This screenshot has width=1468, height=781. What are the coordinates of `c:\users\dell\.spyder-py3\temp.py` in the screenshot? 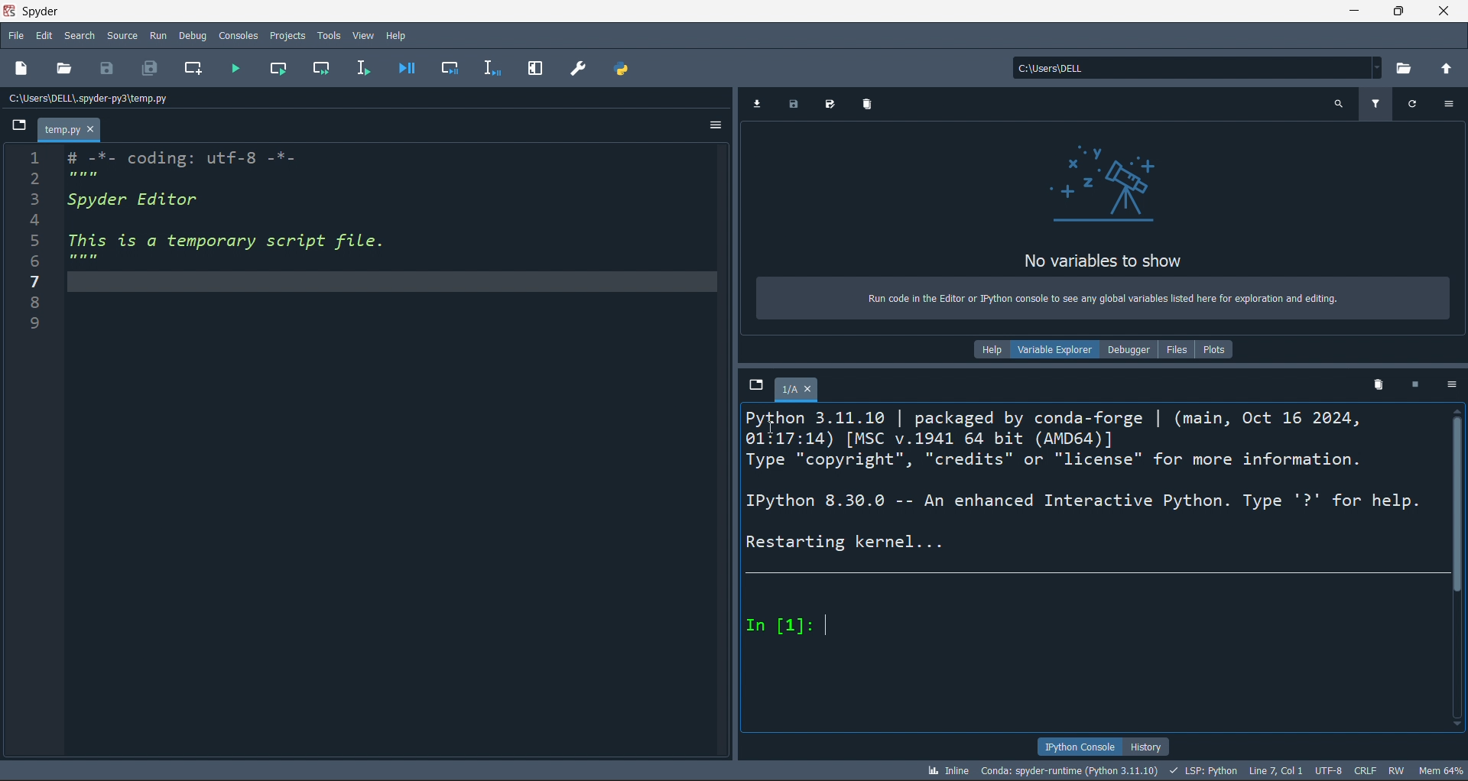 It's located at (89, 99).